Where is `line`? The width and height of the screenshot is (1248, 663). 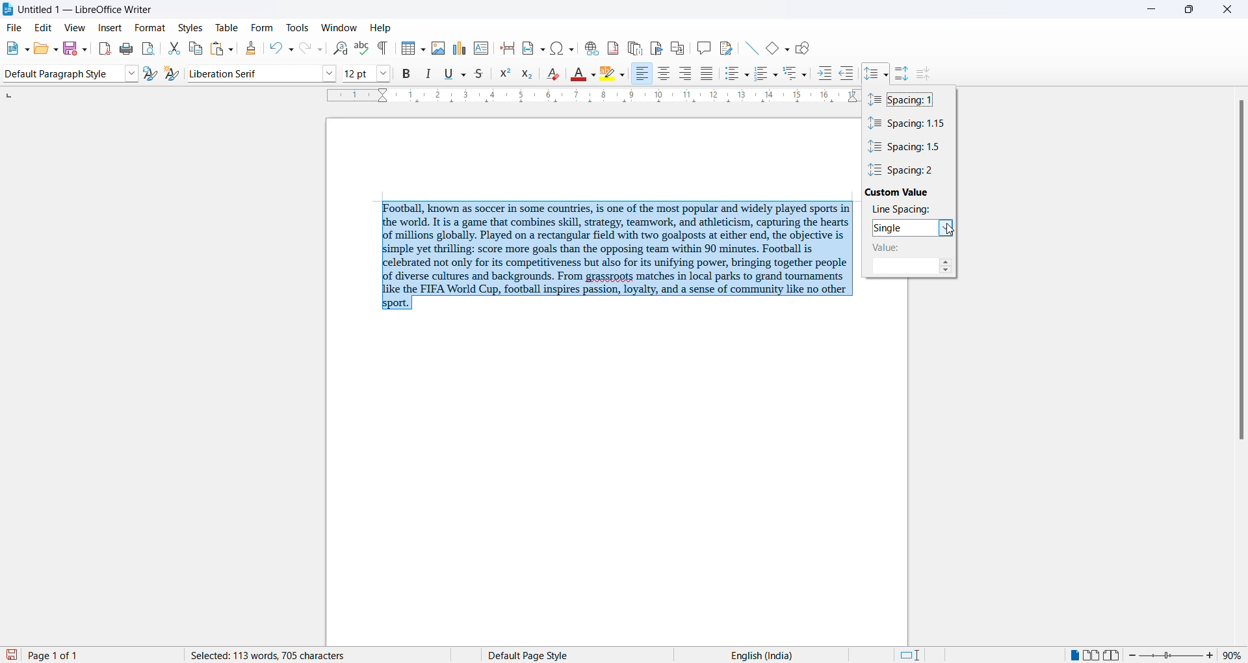
line is located at coordinates (749, 48).